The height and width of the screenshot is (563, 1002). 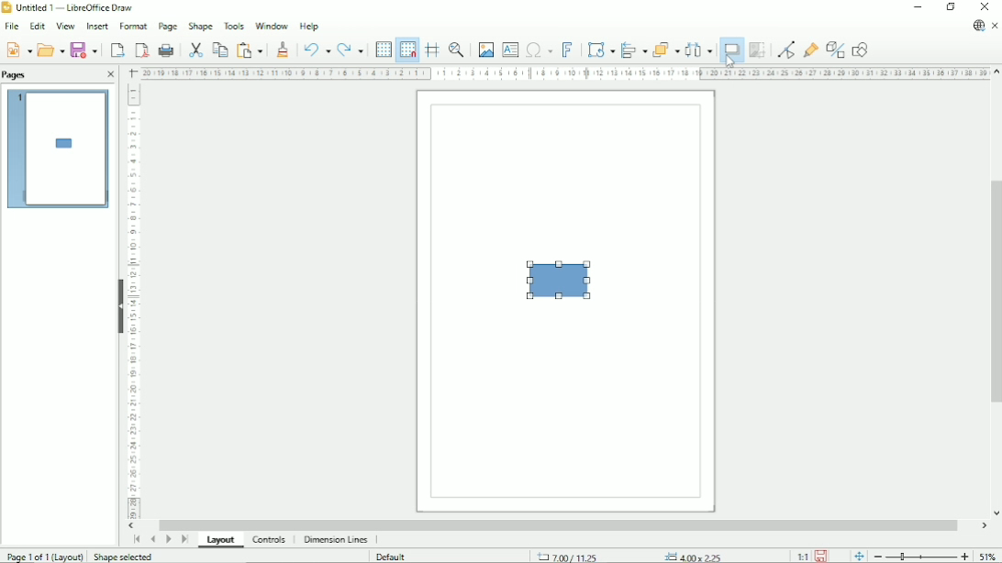 I want to click on Toggle extrusion, so click(x=835, y=50).